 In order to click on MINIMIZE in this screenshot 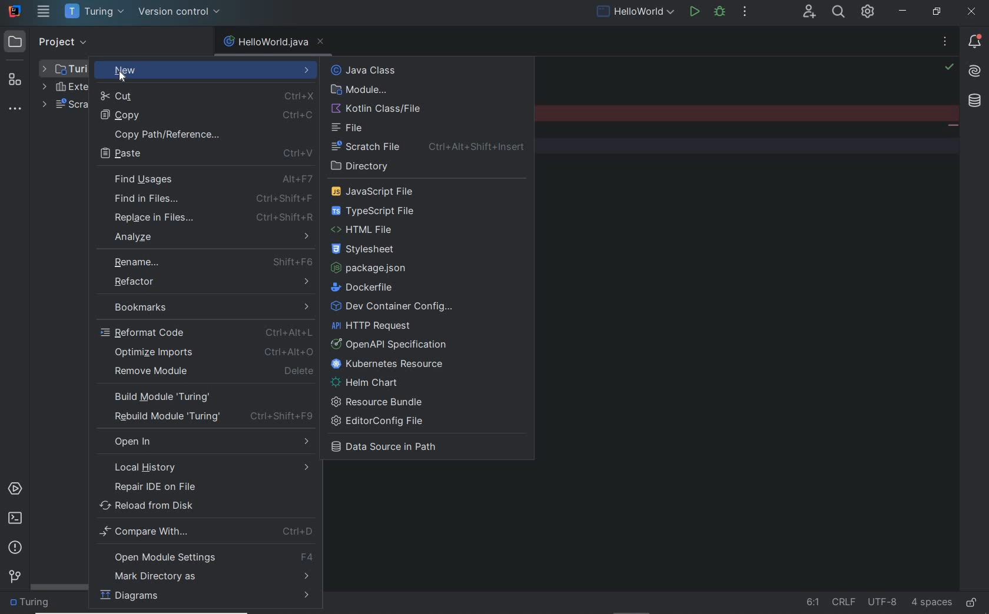, I will do `click(904, 11)`.